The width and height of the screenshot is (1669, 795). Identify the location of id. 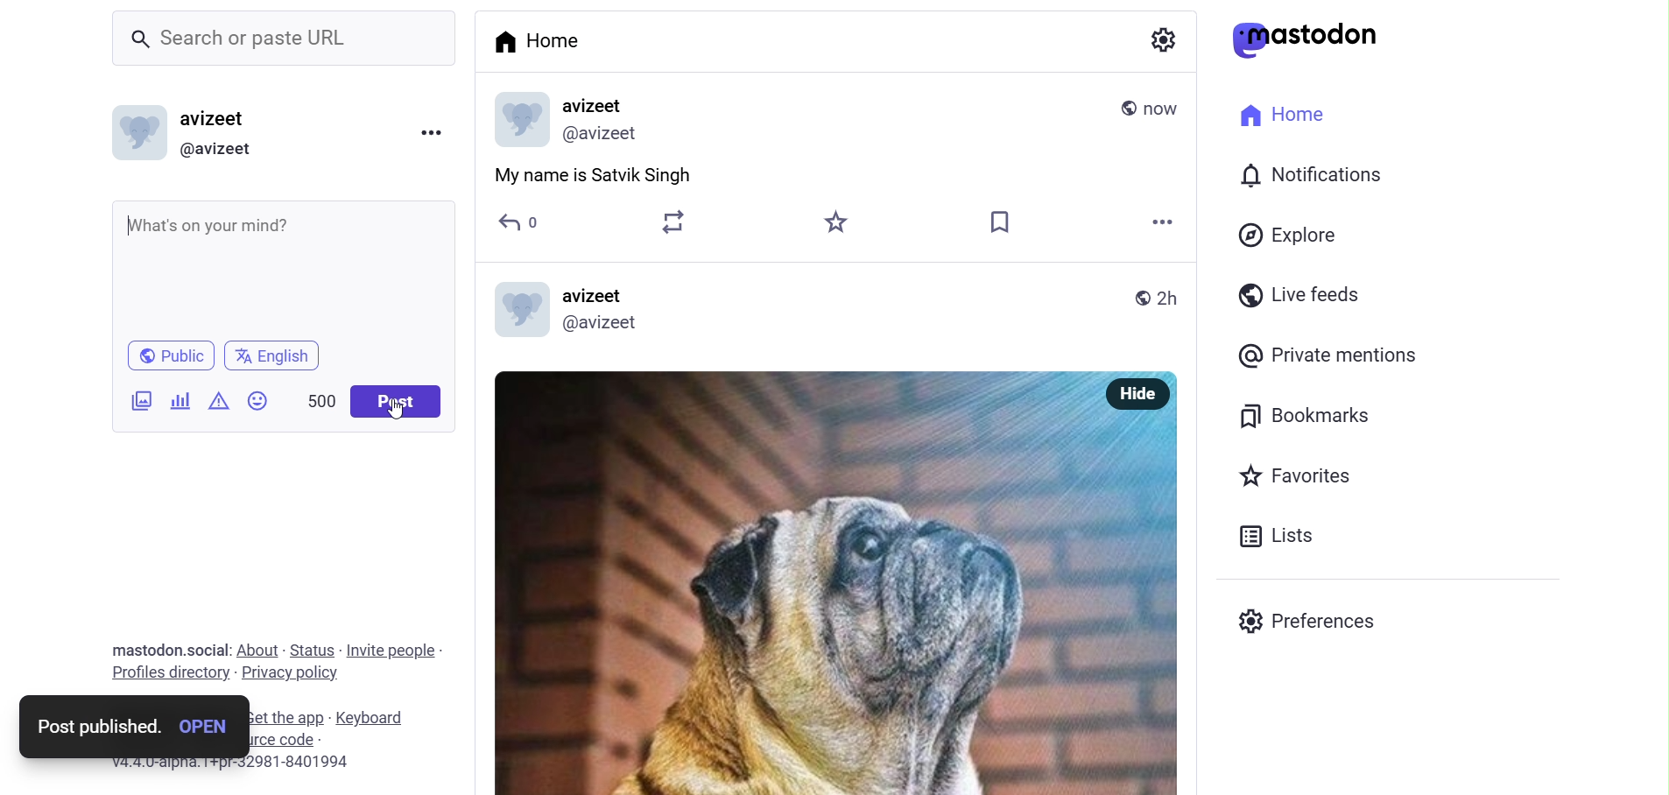
(602, 135).